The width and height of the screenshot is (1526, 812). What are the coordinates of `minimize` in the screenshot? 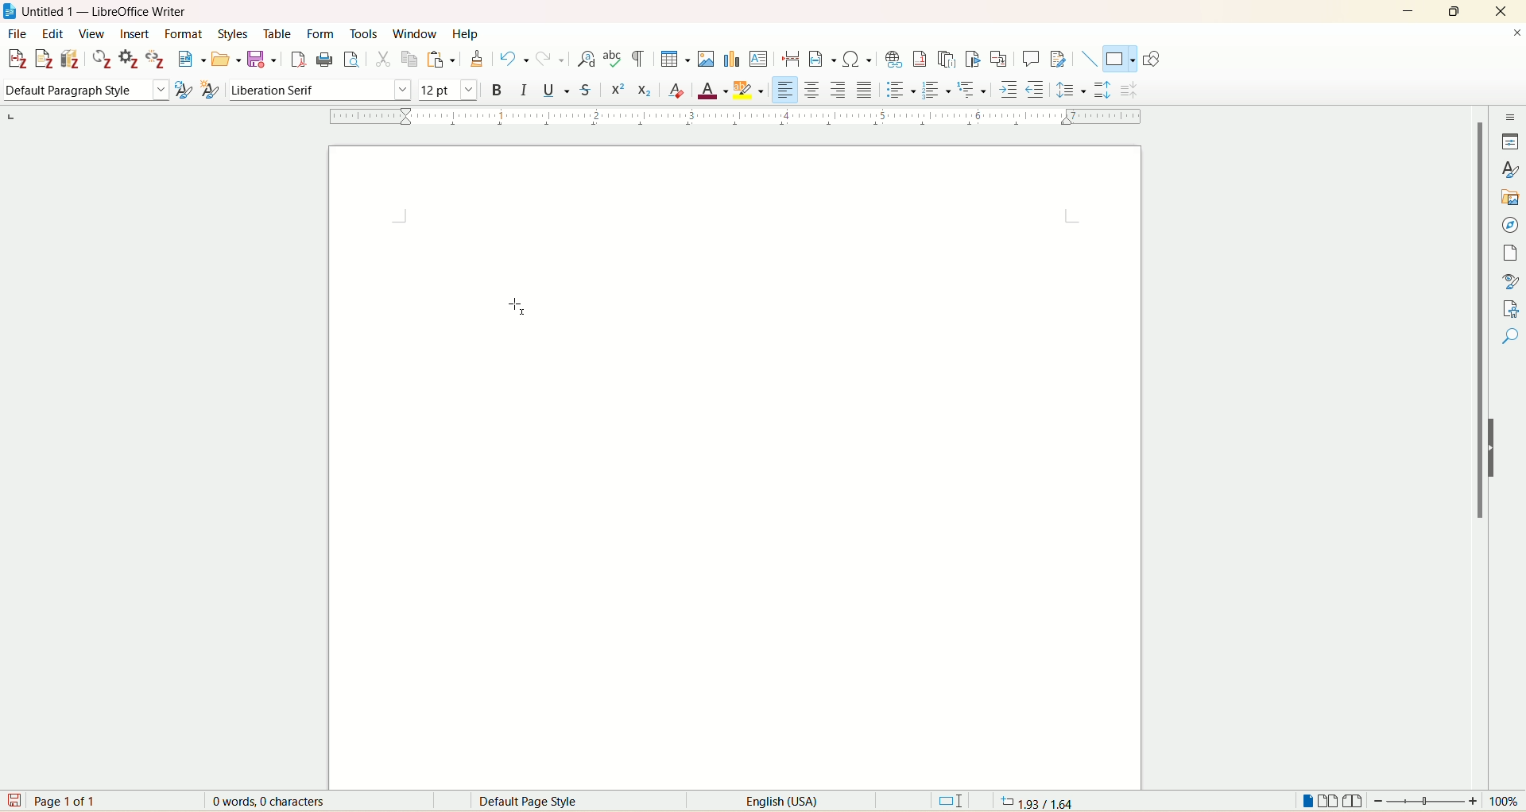 It's located at (1408, 10).